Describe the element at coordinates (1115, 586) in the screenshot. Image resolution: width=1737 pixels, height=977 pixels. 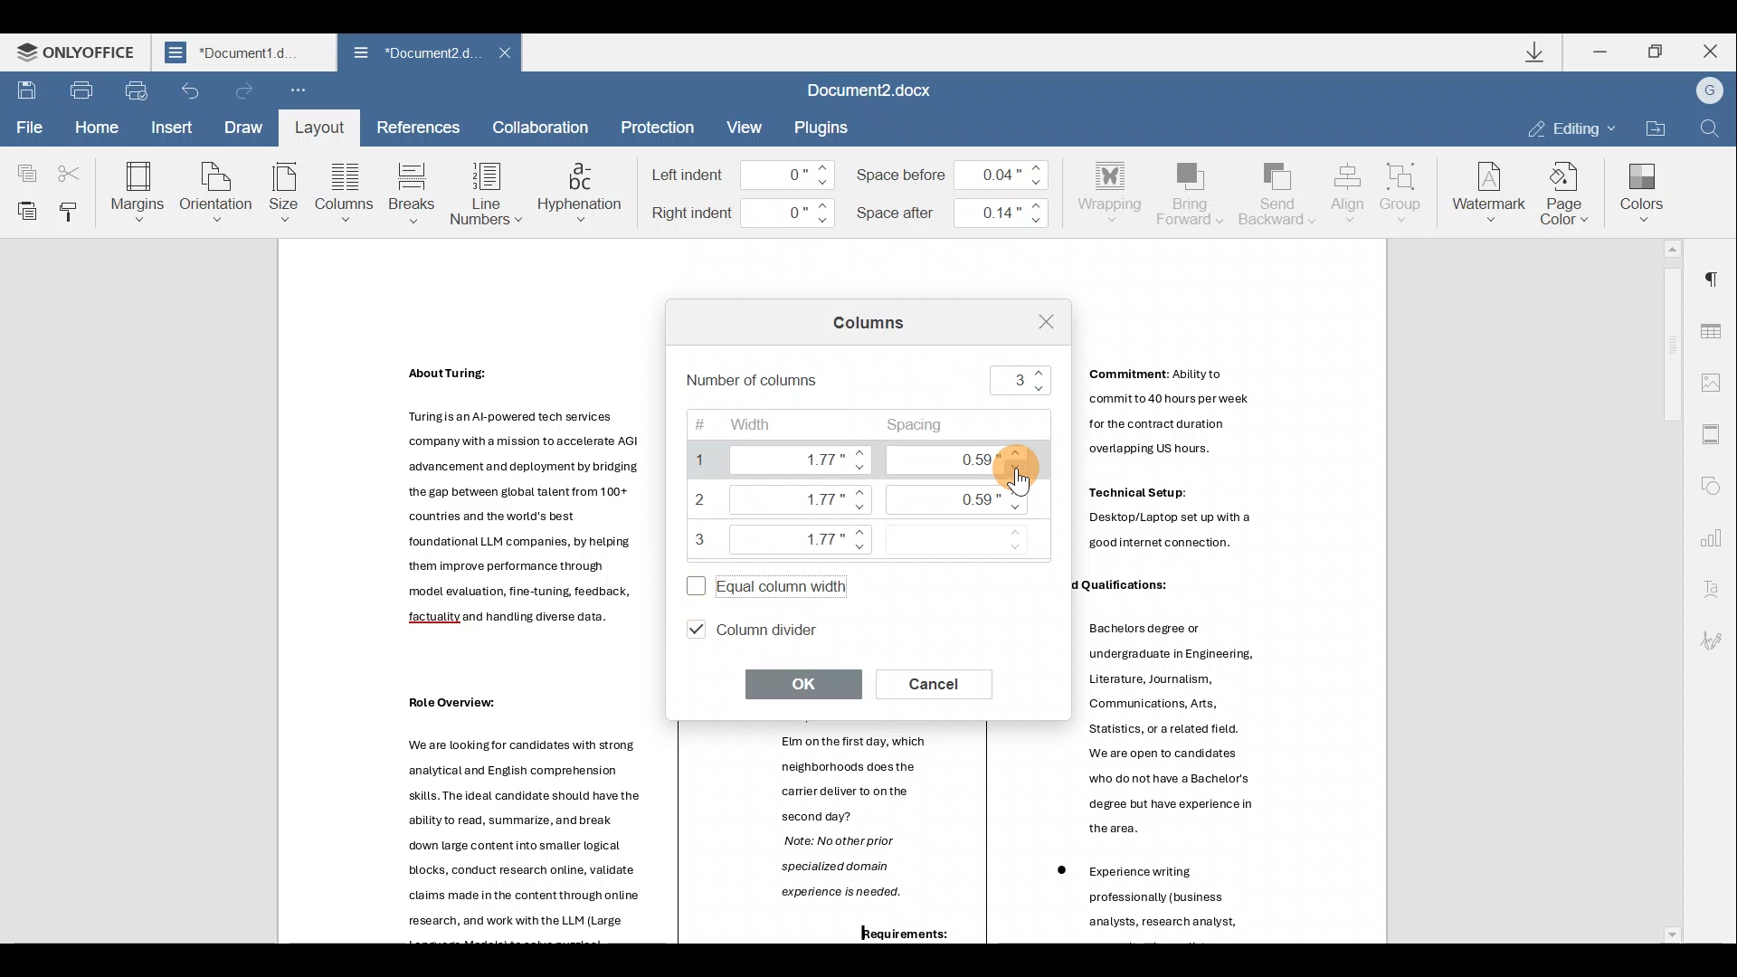
I see `` at that location.